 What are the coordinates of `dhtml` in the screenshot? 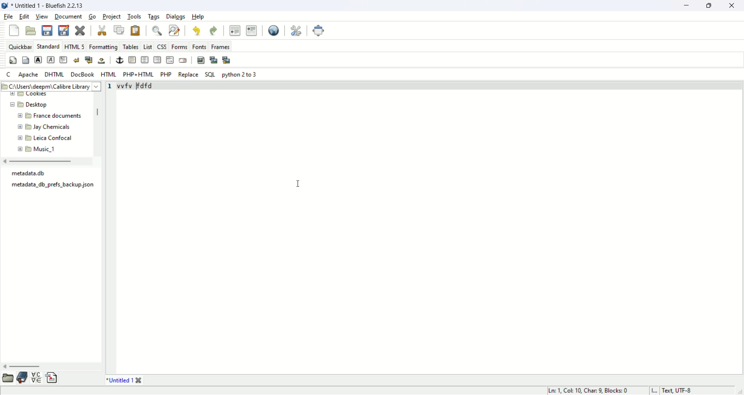 It's located at (54, 75).